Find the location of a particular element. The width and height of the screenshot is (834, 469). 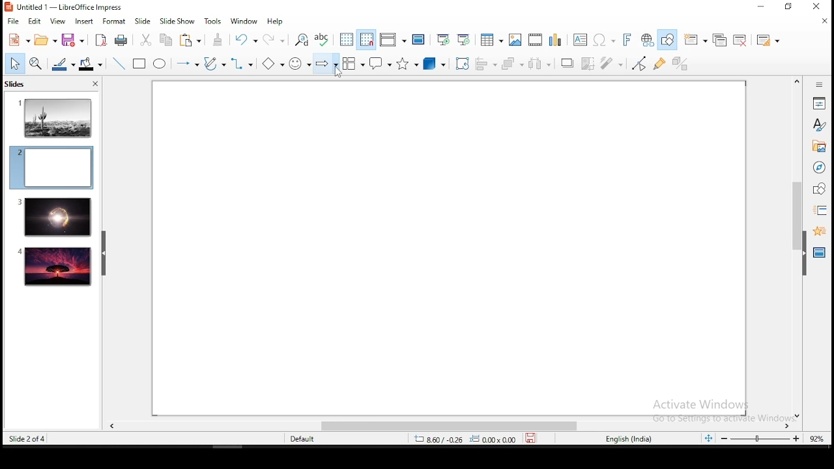

line is located at coordinates (117, 64).